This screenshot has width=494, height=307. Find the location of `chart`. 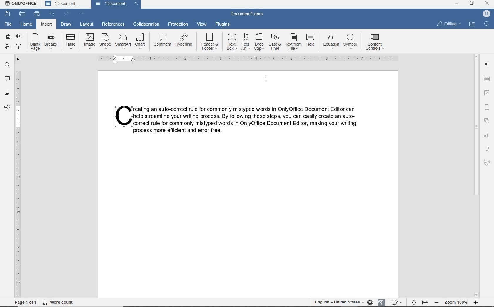

chart is located at coordinates (140, 41).